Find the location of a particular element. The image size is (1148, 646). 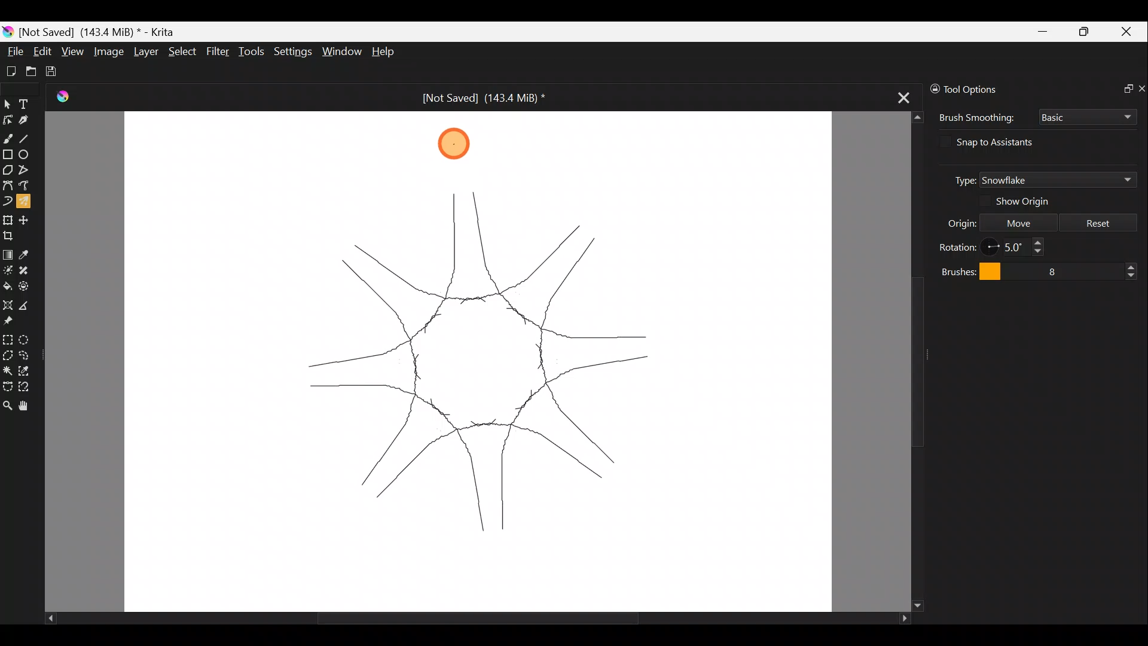

snowflake  is located at coordinates (484, 358).